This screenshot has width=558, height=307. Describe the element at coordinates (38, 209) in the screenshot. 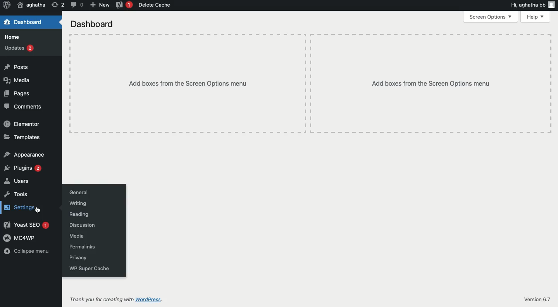

I see `Cursor` at that location.